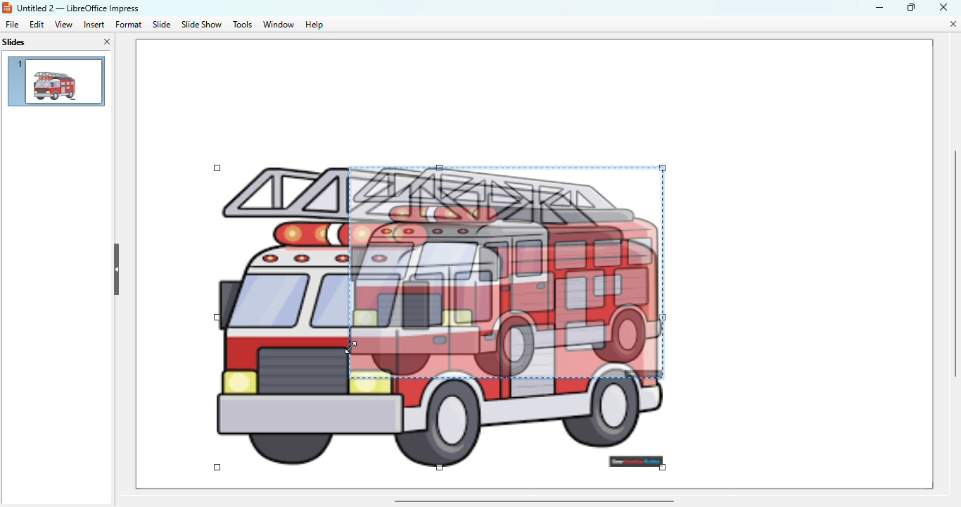  I want to click on window, so click(277, 24).